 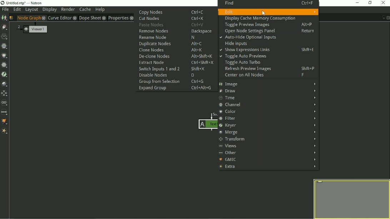 I want to click on Transform, so click(x=267, y=139).